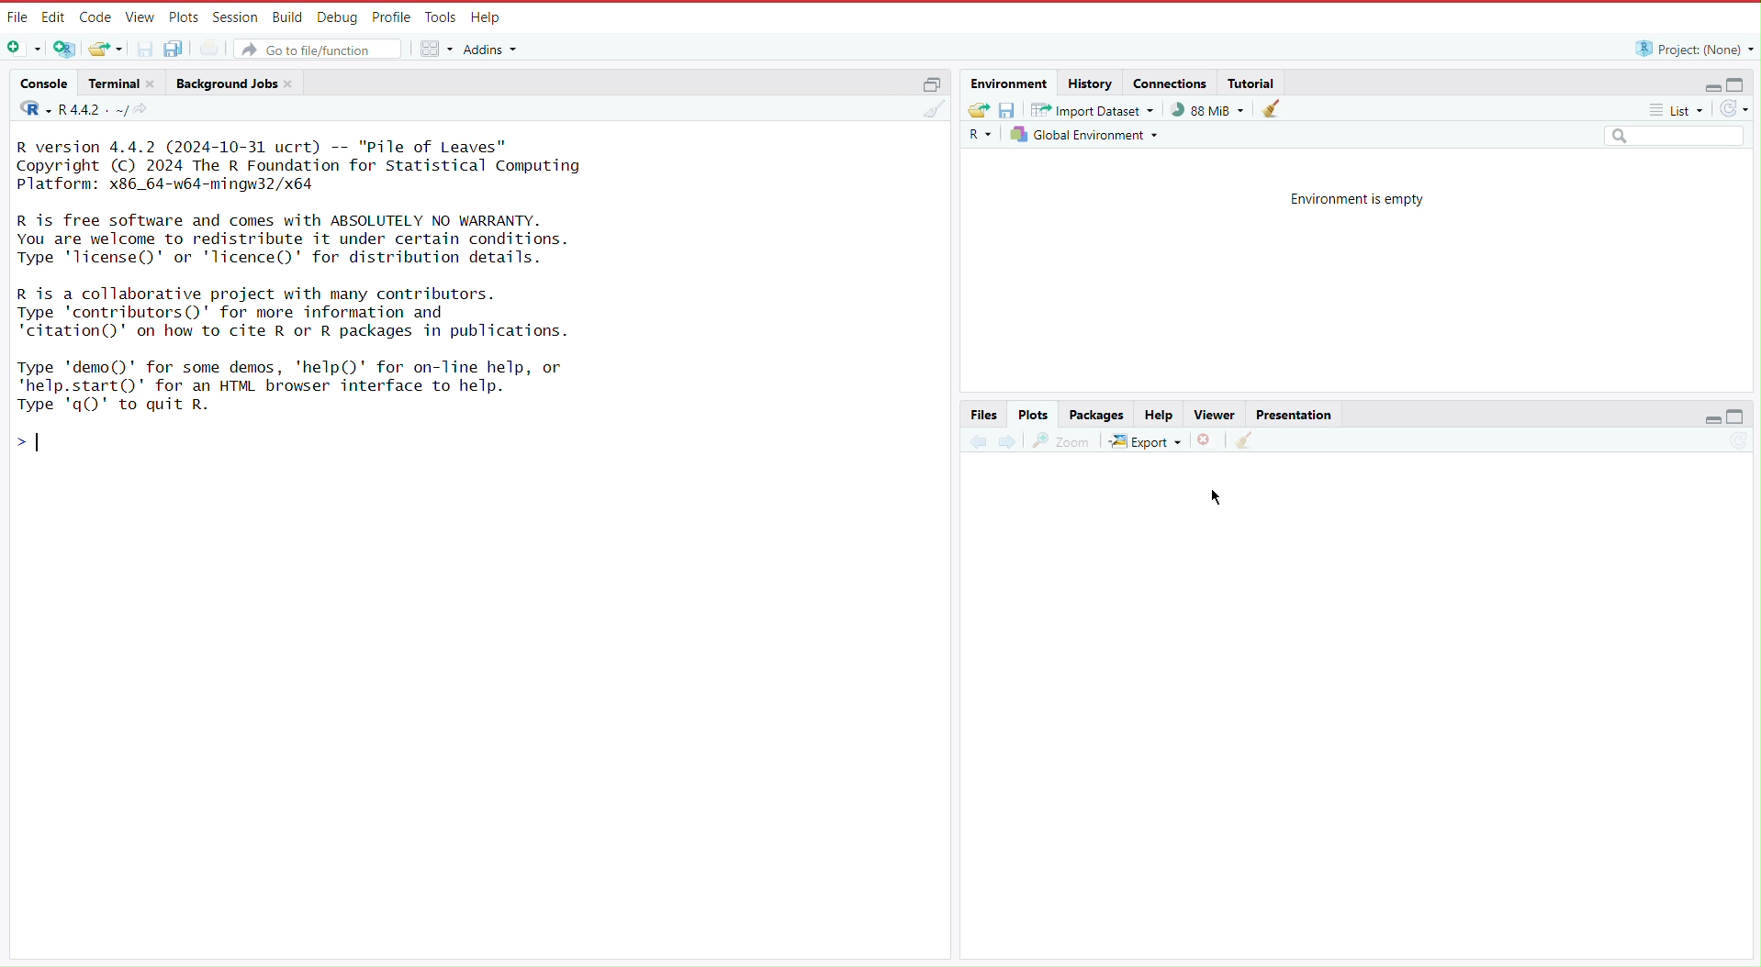  What do you see at coordinates (26, 50) in the screenshot?
I see `New File` at bounding box center [26, 50].